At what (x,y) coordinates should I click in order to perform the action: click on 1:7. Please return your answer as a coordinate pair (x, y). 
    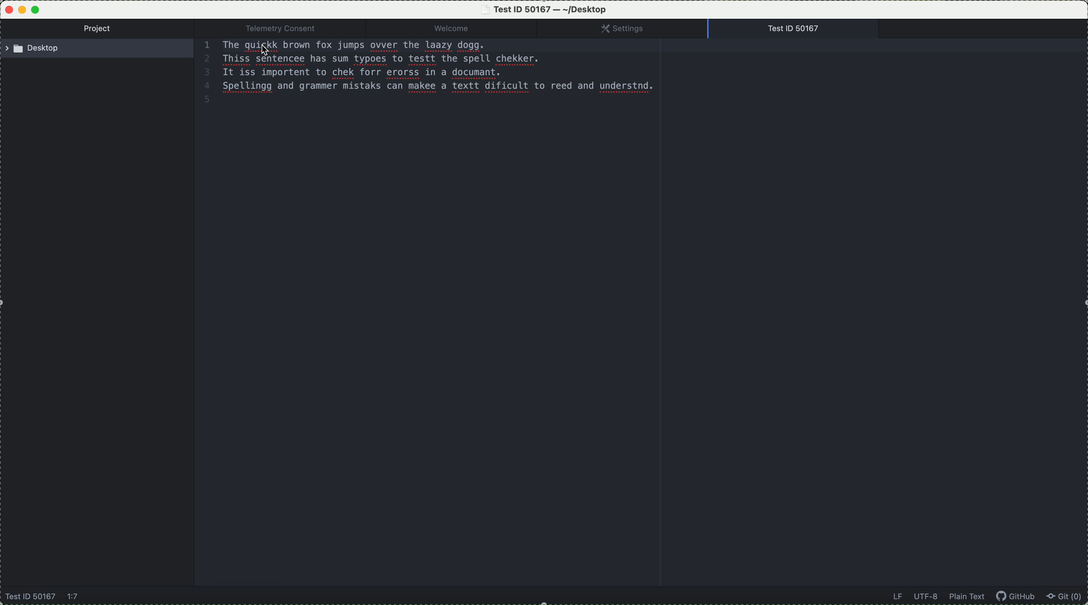
    Looking at the image, I should click on (74, 597).